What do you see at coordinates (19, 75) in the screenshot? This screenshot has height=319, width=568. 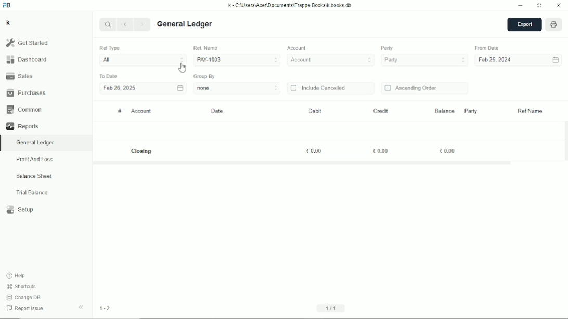 I see `Sales` at bounding box center [19, 75].